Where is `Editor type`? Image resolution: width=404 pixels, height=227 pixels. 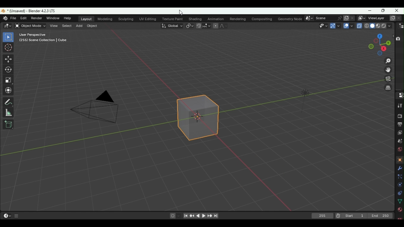 Editor type is located at coordinates (401, 26).